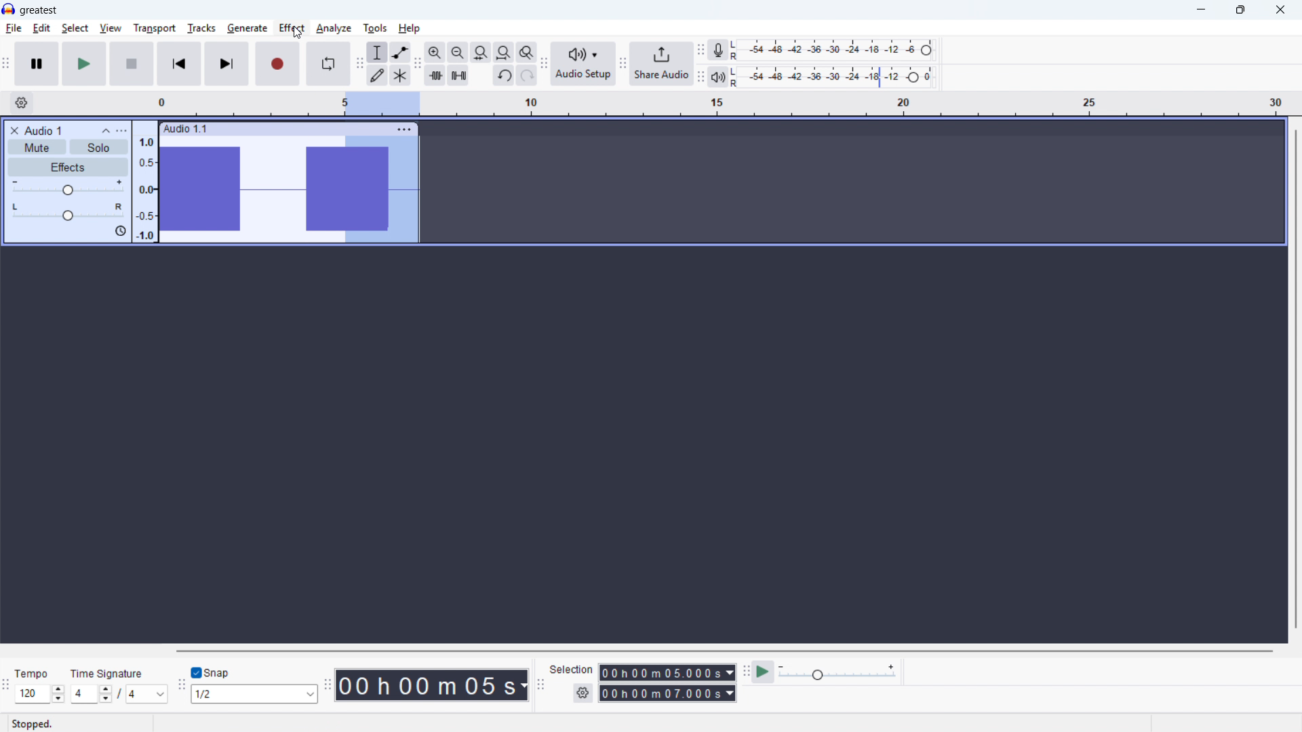 This screenshot has height=732, width=1302. I want to click on , so click(623, 65).